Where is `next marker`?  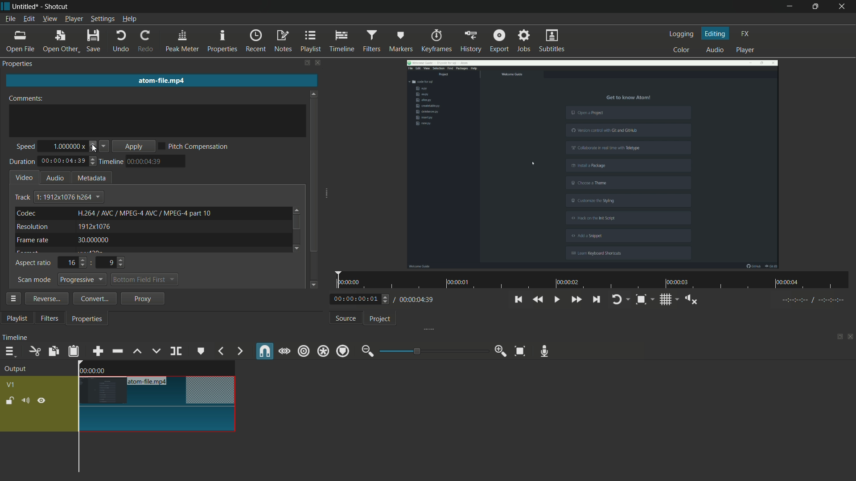
next marker is located at coordinates (240, 351).